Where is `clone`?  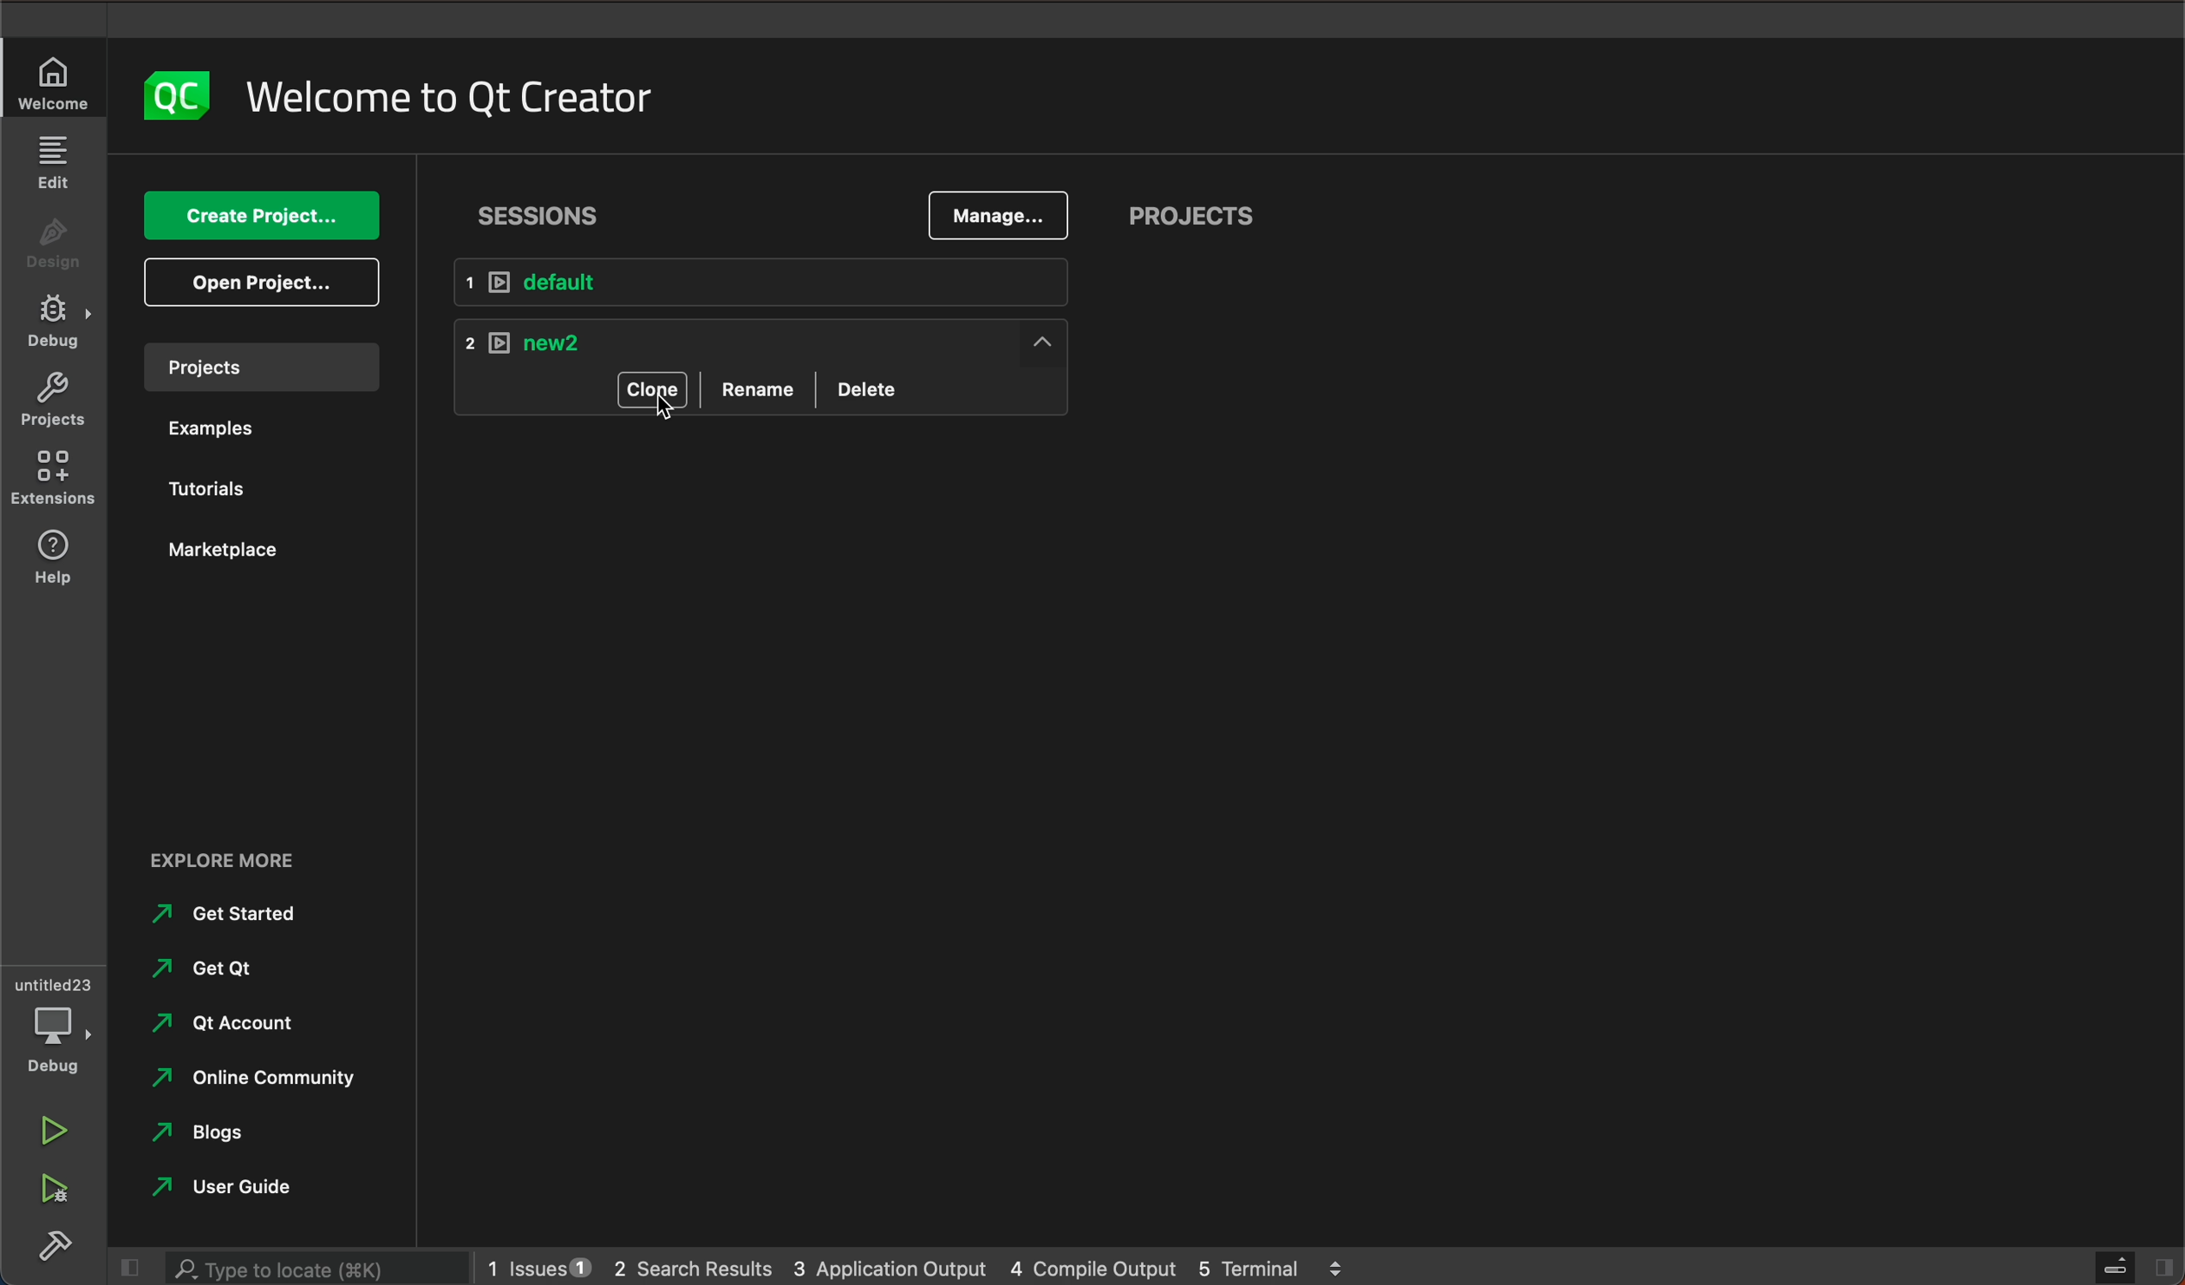
clone is located at coordinates (645, 389).